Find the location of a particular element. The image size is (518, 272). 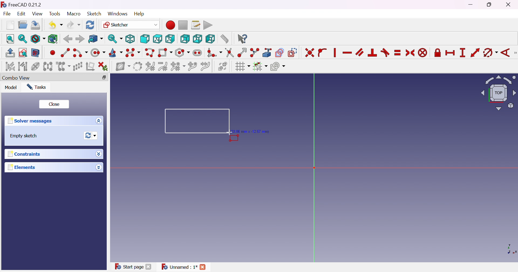

Tasks is located at coordinates (38, 87).